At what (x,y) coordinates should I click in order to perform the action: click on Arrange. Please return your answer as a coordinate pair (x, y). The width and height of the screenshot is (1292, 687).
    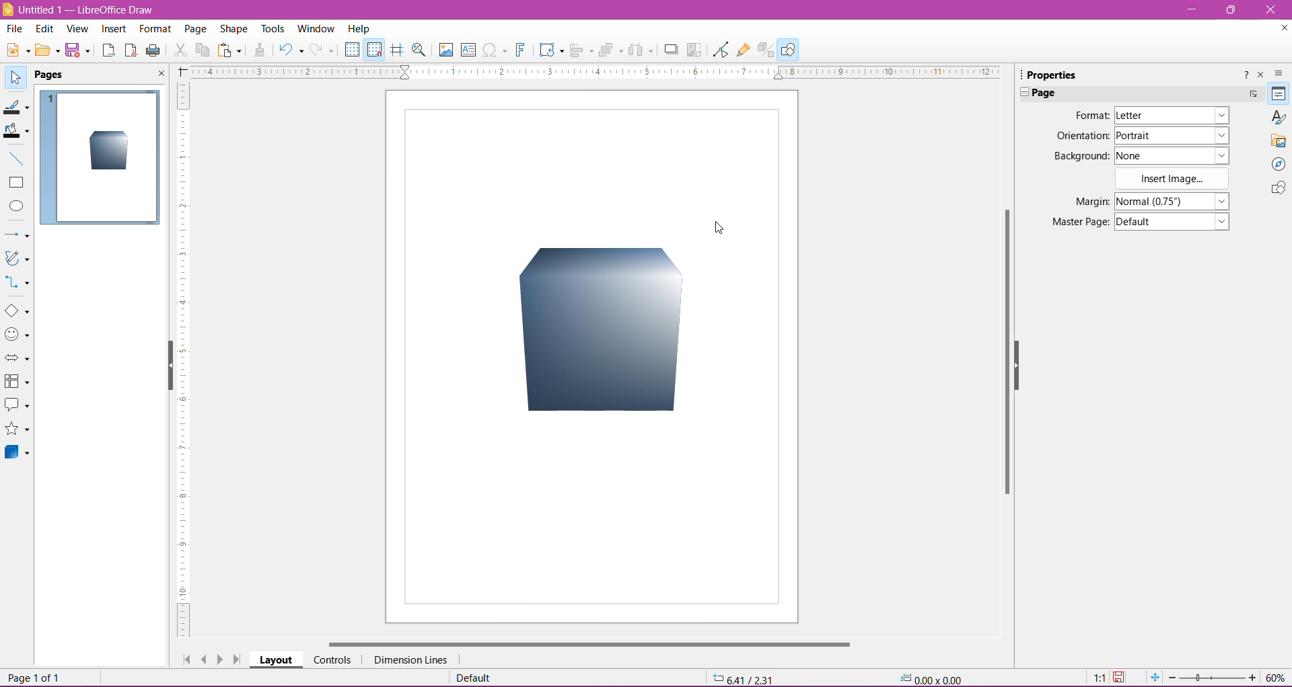
    Looking at the image, I should click on (610, 50).